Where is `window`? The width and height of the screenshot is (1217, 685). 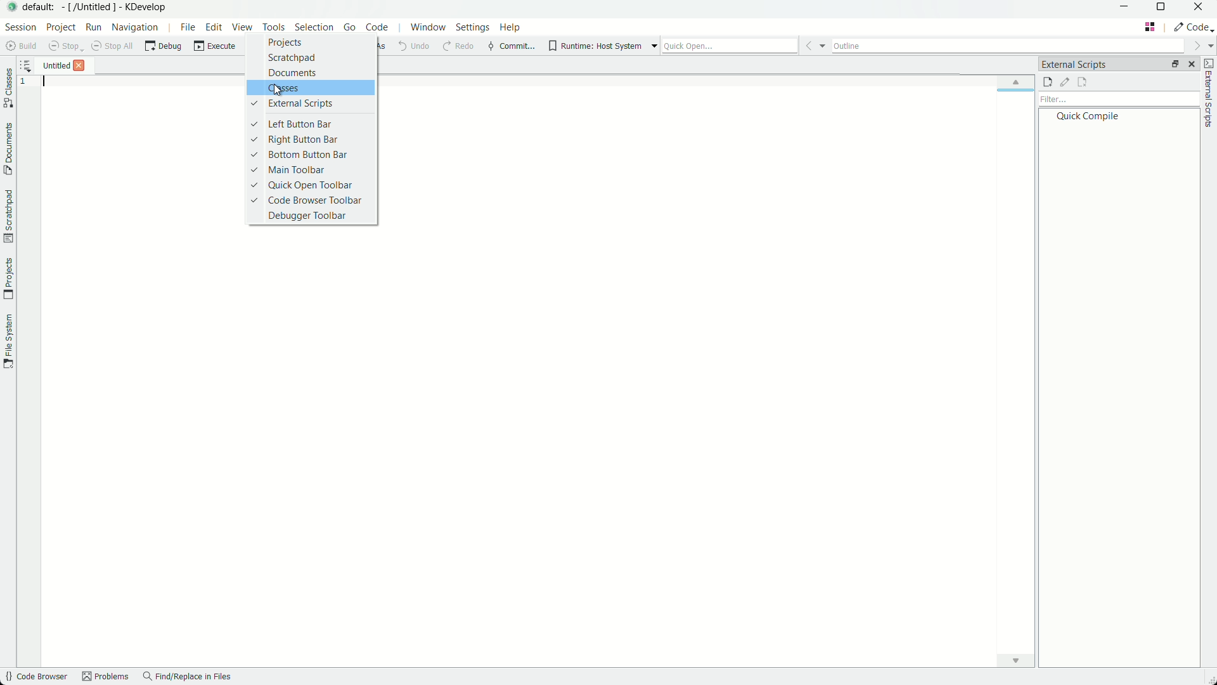
window is located at coordinates (430, 29).